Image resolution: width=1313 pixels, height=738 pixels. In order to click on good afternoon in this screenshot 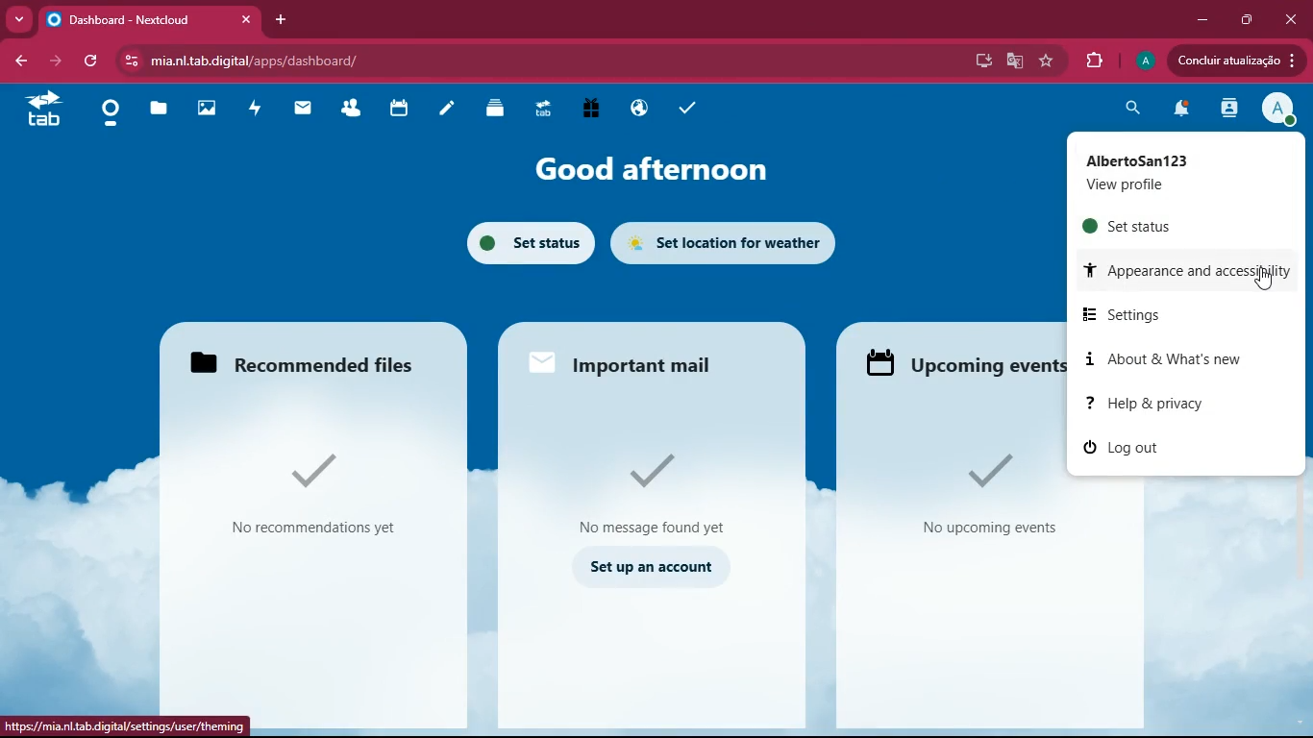, I will do `click(656, 167)`.